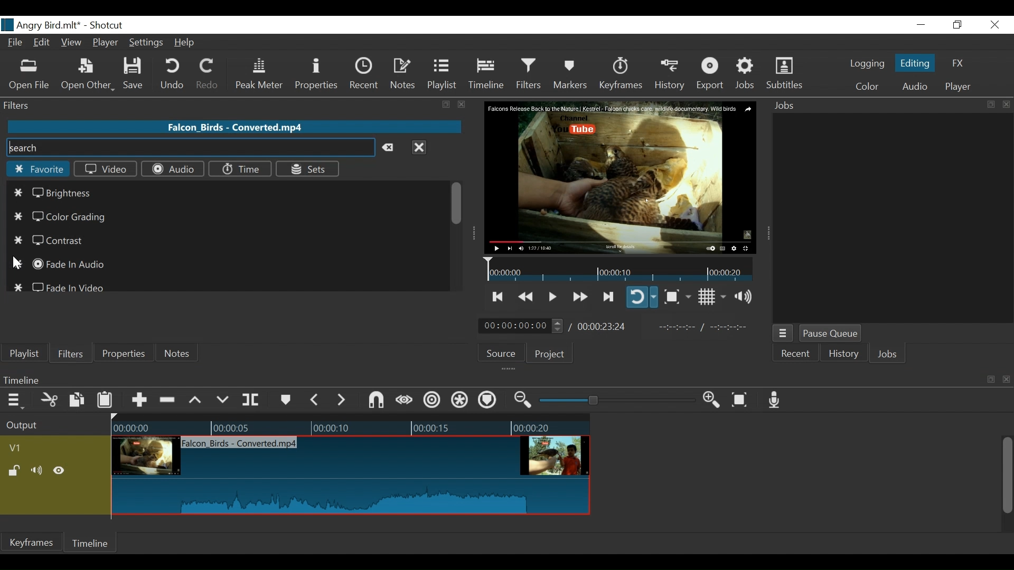 Image resolution: width=1014 pixels, height=570 pixels. What do you see at coordinates (343, 400) in the screenshot?
I see `Next Marker` at bounding box center [343, 400].